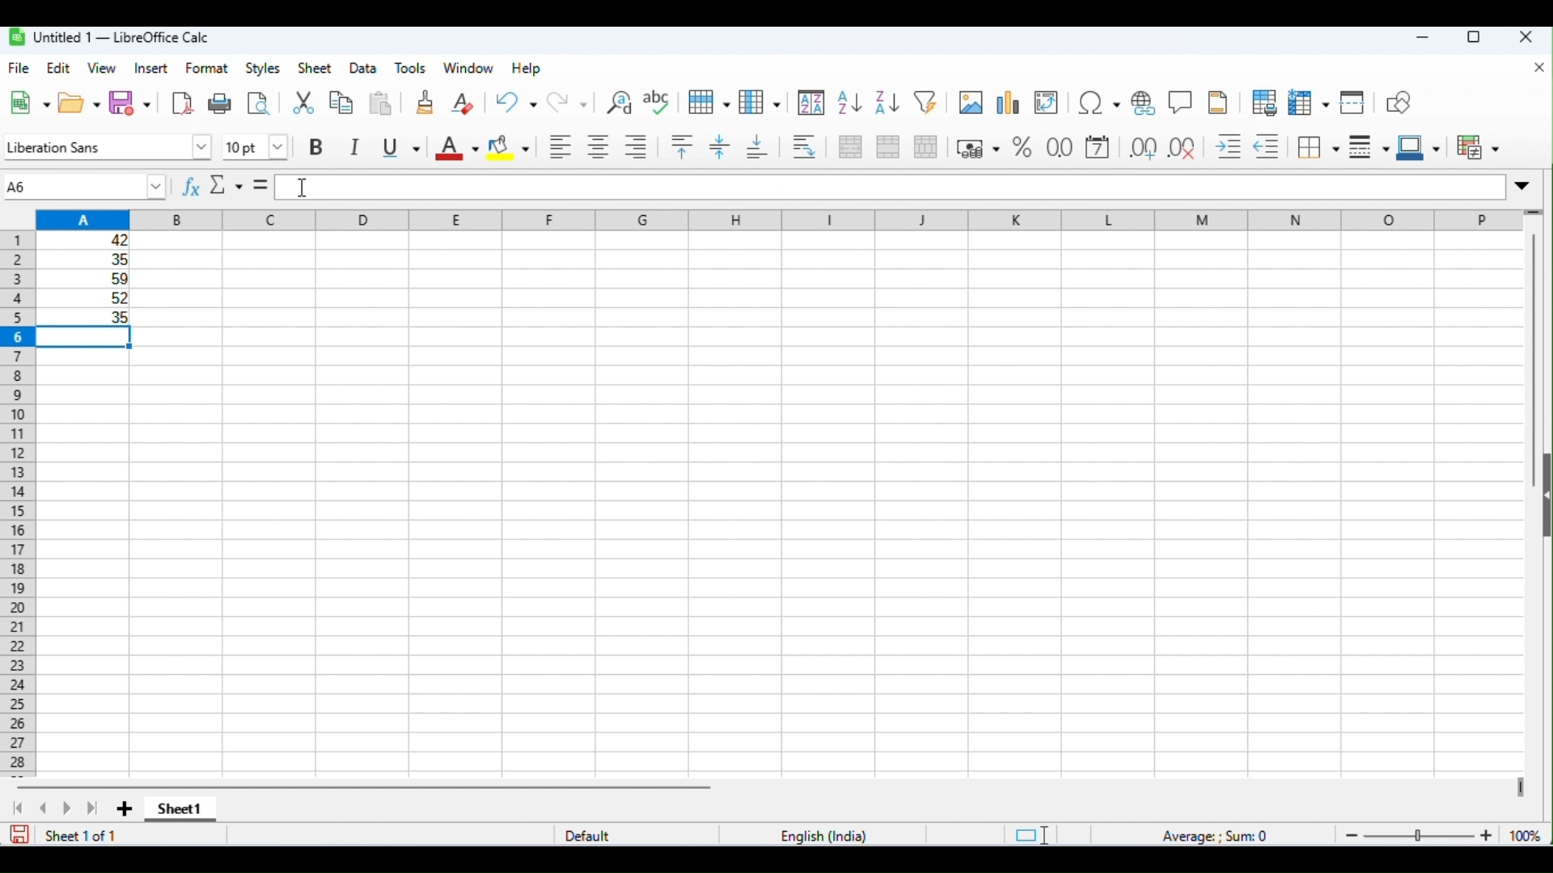 Image resolution: width=1553 pixels, height=873 pixels. I want to click on merge cells, so click(887, 146).